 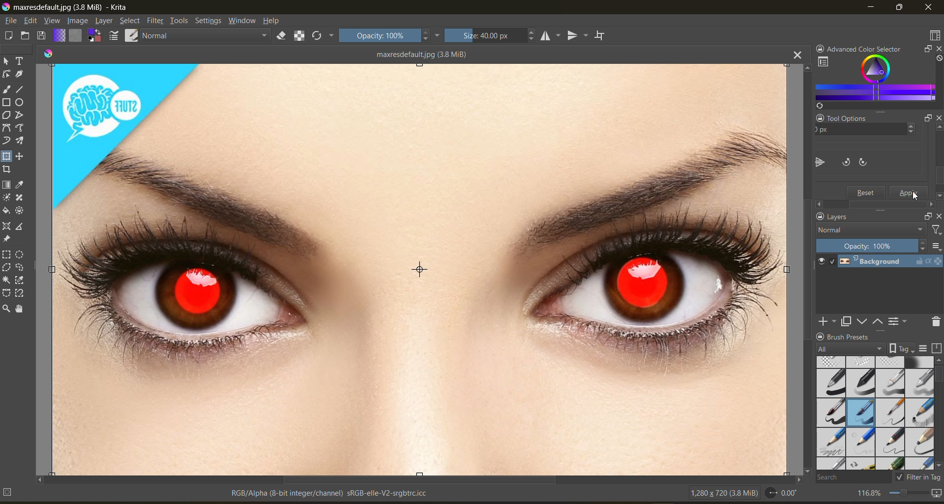 What do you see at coordinates (20, 129) in the screenshot?
I see `tool` at bounding box center [20, 129].